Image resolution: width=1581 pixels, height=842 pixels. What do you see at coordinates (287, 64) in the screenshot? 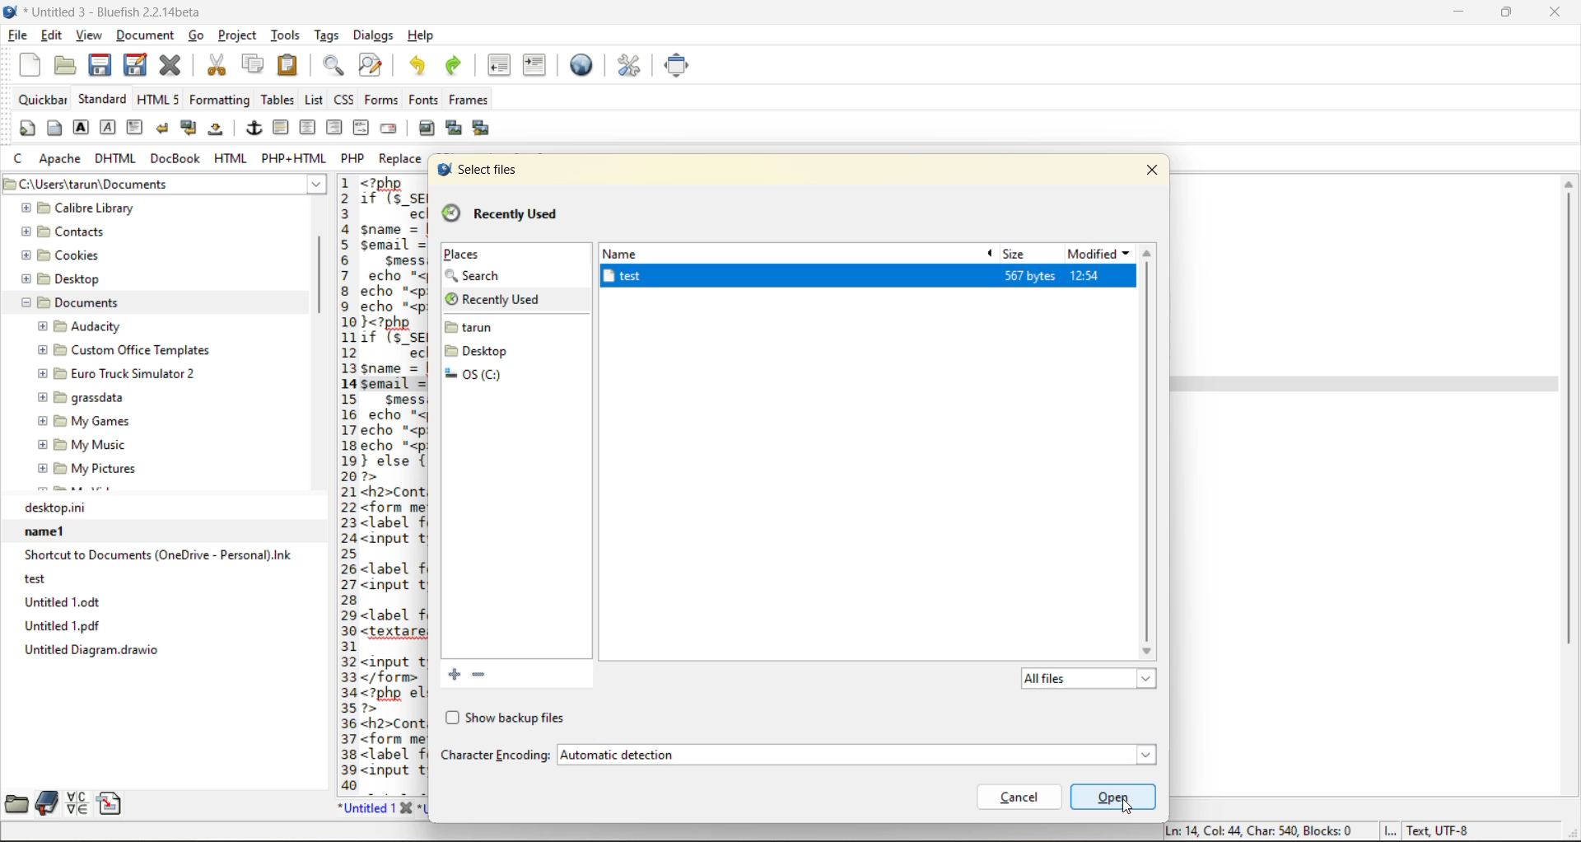
I see `paste` at bounding box center [287, 64].